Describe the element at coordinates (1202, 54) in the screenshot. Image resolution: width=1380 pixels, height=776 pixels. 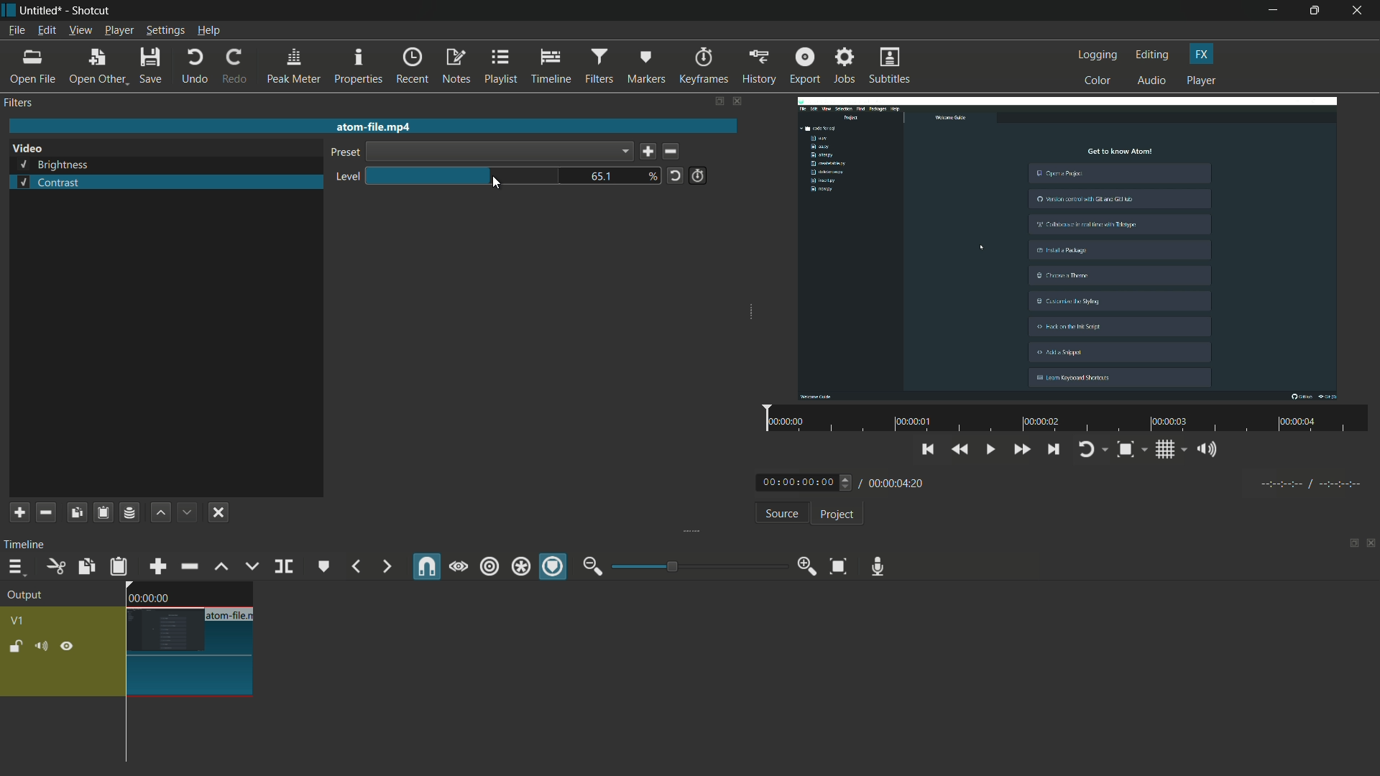
I see `fx` at that location.